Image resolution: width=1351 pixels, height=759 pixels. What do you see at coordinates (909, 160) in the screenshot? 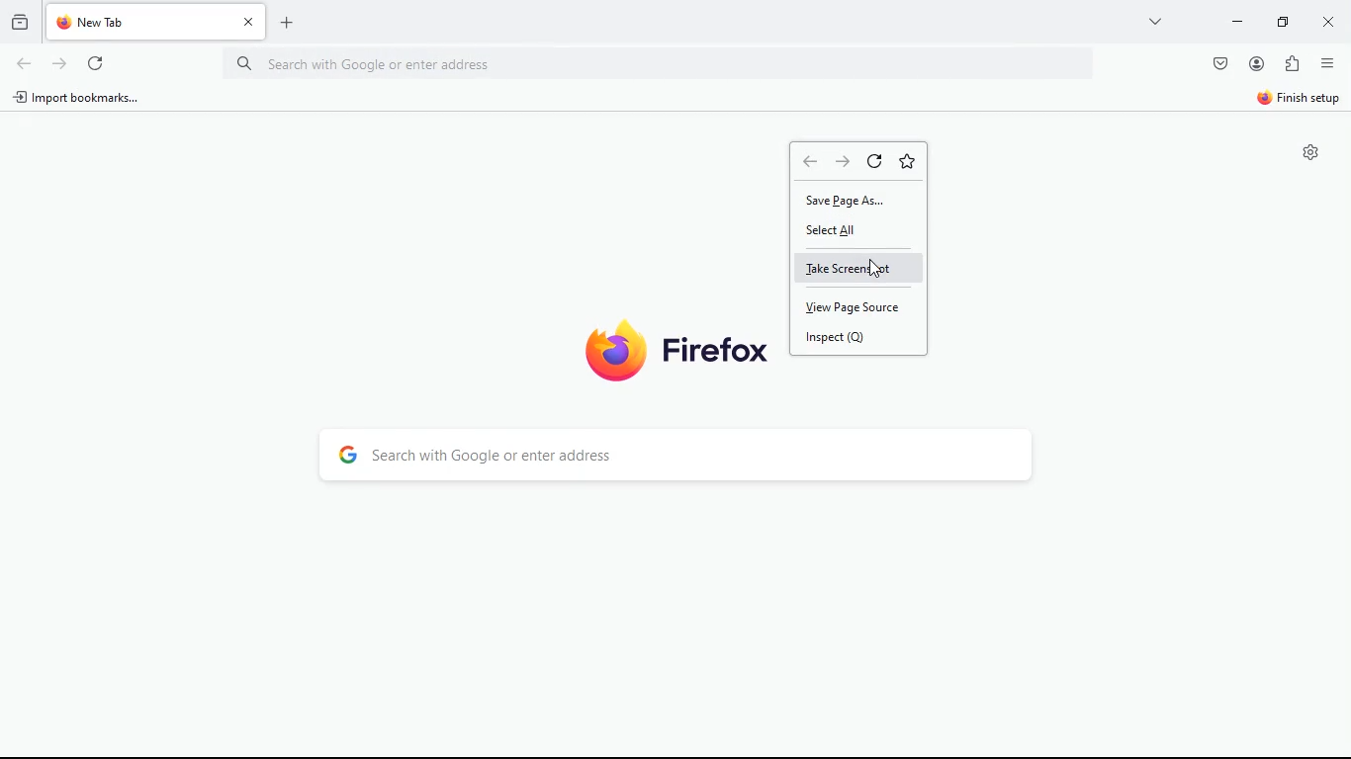
I see `favorite` at bounding box center [909, 160].